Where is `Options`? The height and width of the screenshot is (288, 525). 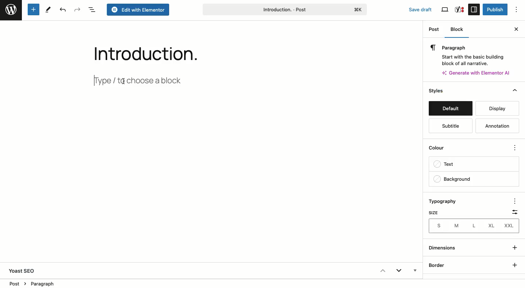 Options is located at coordinates (514, 148).